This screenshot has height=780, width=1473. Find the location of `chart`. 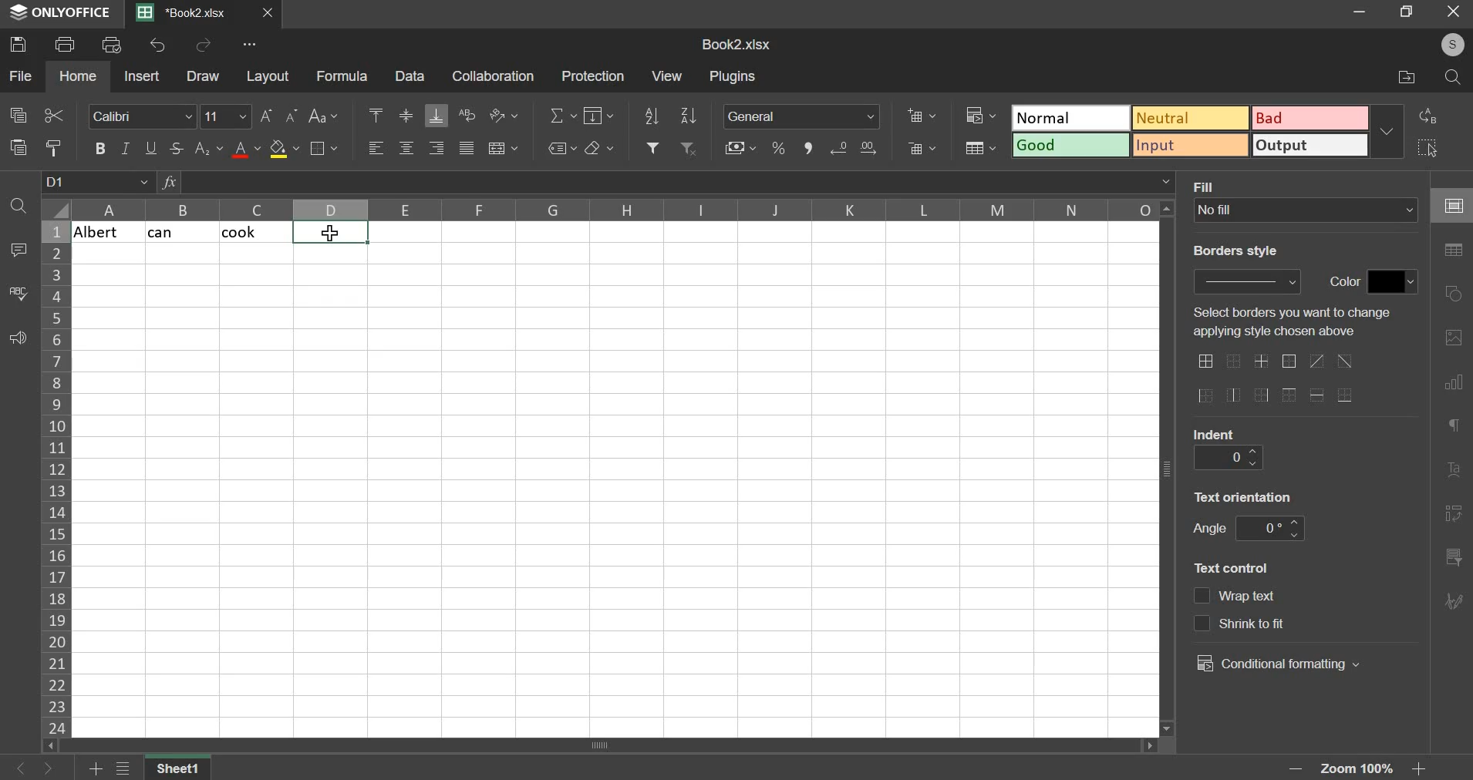

chart is located at coordinates (1453, 385).